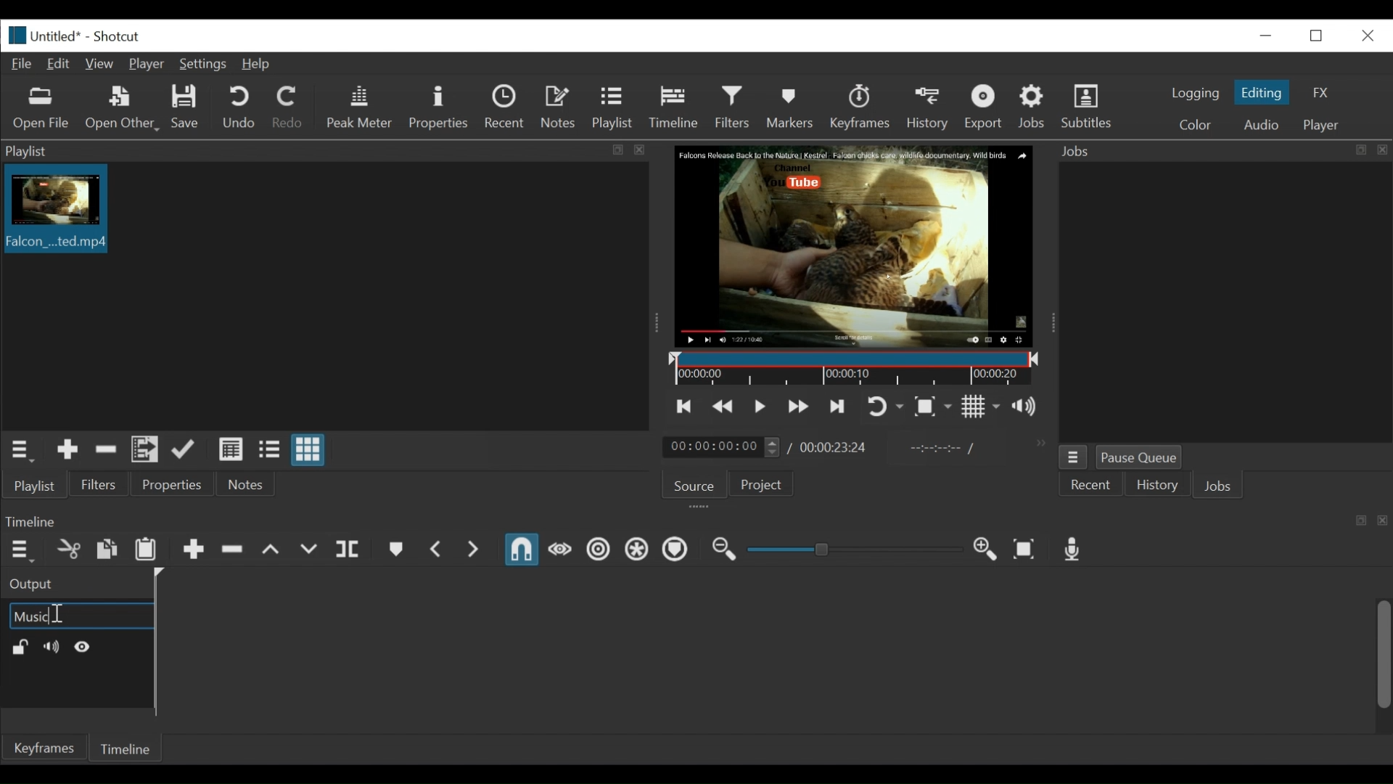  Describe the element at coordinates (233, 550) in the screenshot. I see `Ripple delete` at that location.